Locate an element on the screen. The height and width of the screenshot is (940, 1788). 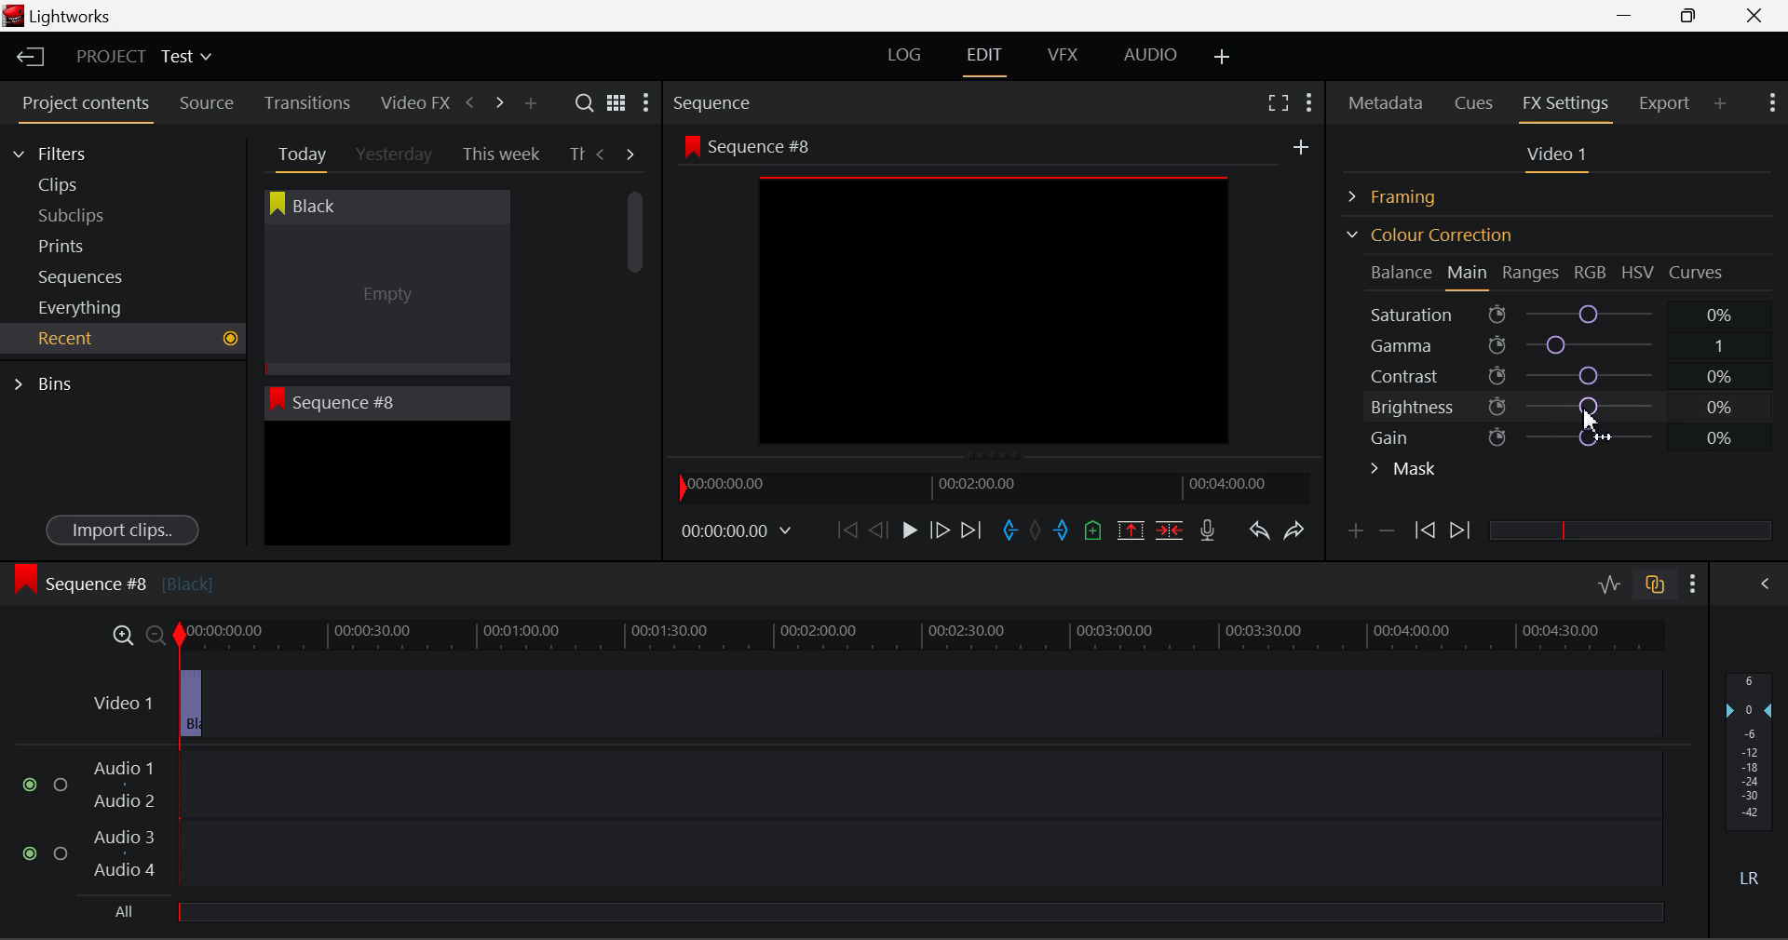
Saturation is located at coordinates (1554, 311).